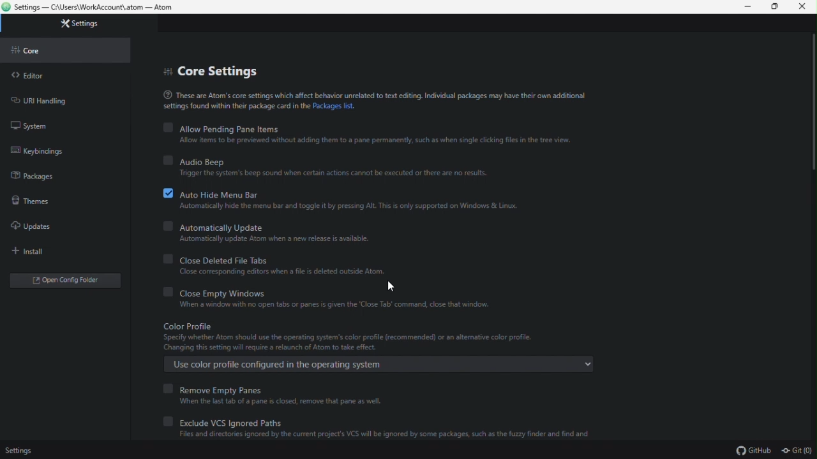  I want to click on Color profile Specify whether Atom should use the operating system's color profile (recommended) or an alternative color profile. Changing this setting will require a relaunch of Atom to take effect., so click(370, 337).